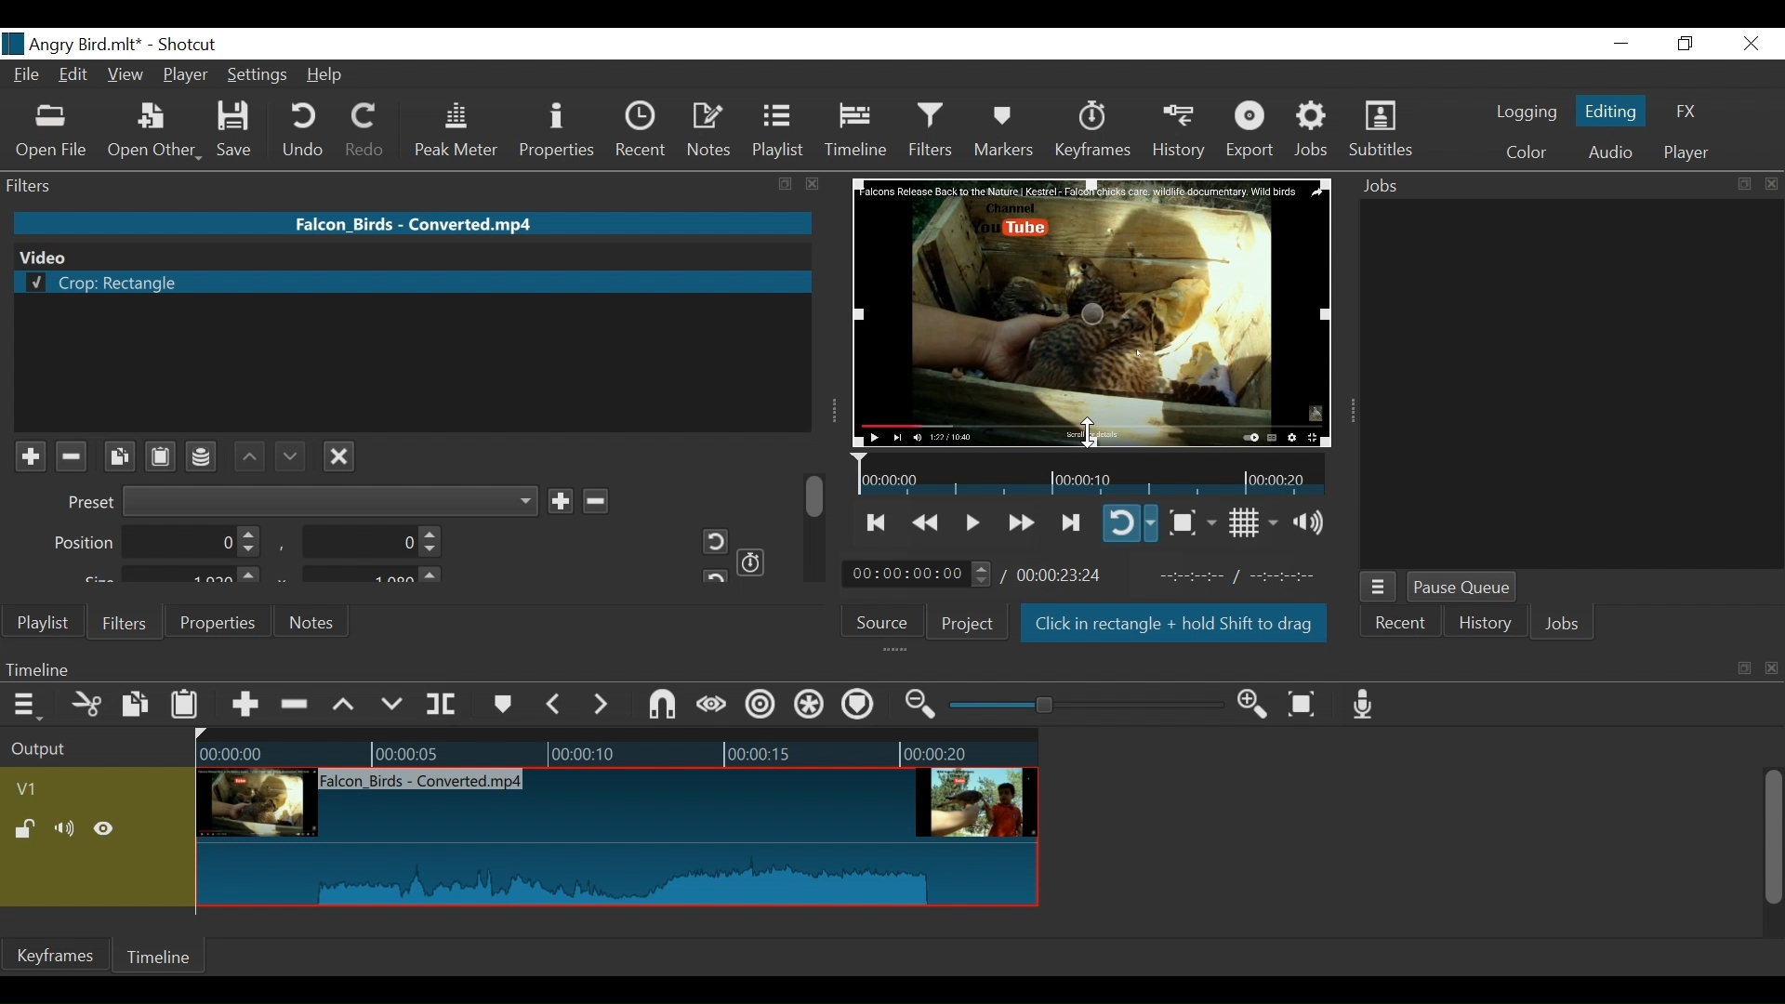 This screenshot has width=1785, height=1004. What do you see at coordinates (297, 706) in the screenshot?
I see `Remove cut` at bounding box center [297, 706].